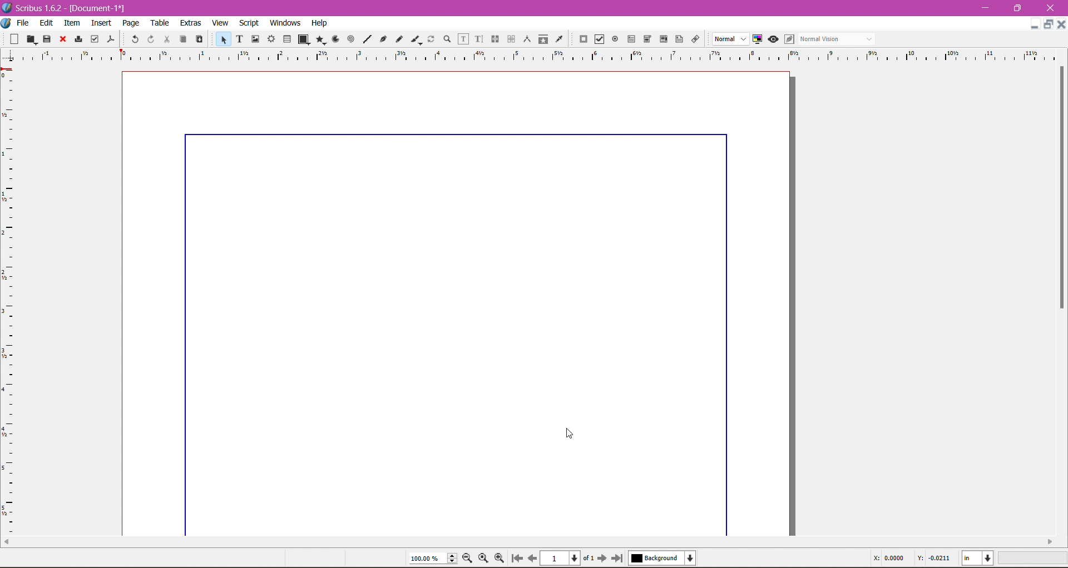 The height and width of the screenshot is (568, 1068). I want to click on Copy, so click(182, 38).